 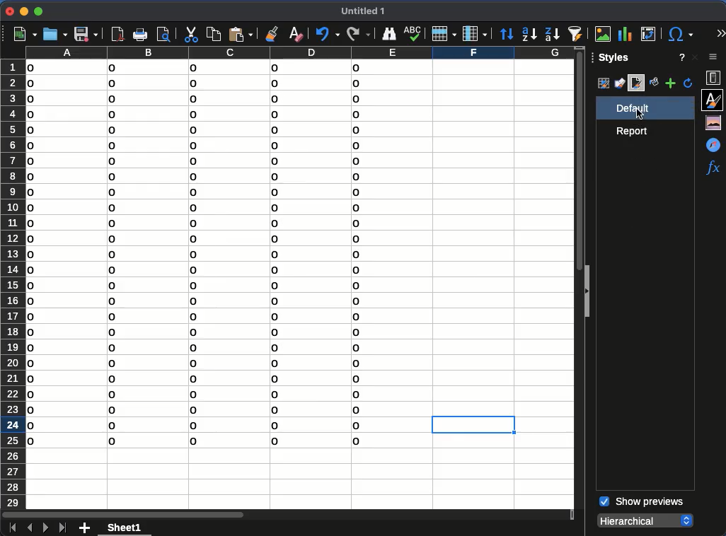 I want to click on gallery, so click(x=715, y=123).